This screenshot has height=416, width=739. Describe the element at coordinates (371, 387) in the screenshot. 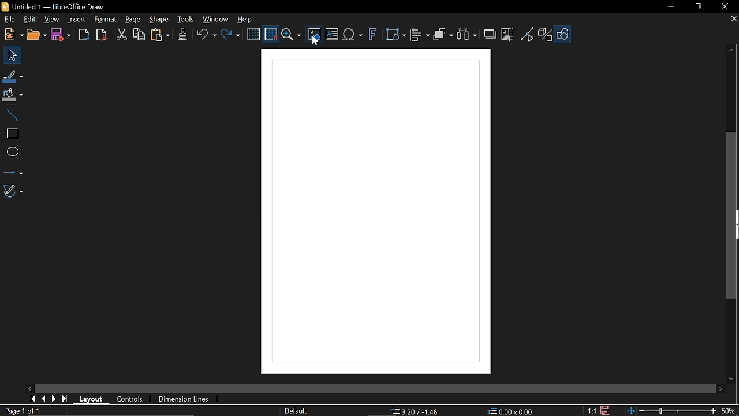

I see `horizontal slider` at that location.